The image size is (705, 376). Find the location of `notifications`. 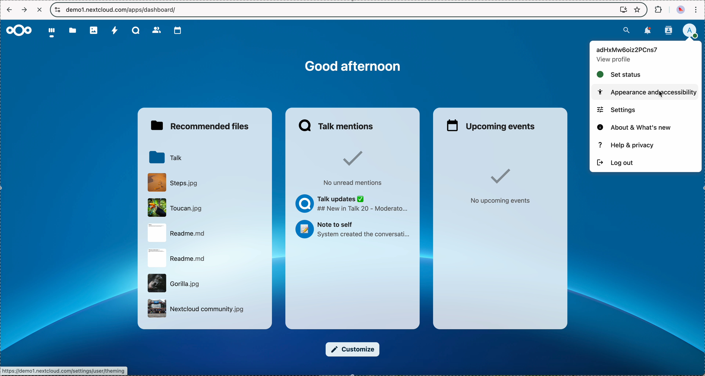

notifications is located at coordinates (647, 31).